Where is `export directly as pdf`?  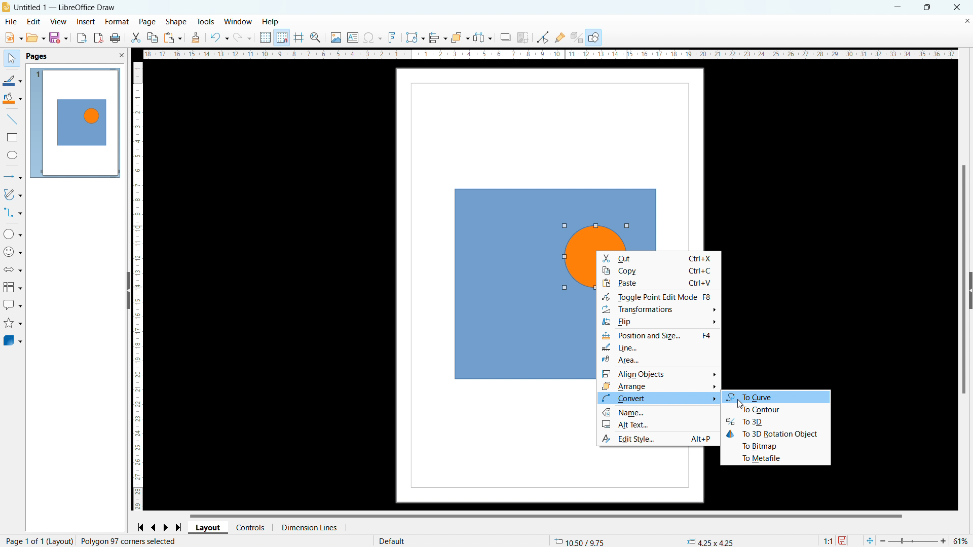 export directly as pdf is located at coordinates (98, 37).